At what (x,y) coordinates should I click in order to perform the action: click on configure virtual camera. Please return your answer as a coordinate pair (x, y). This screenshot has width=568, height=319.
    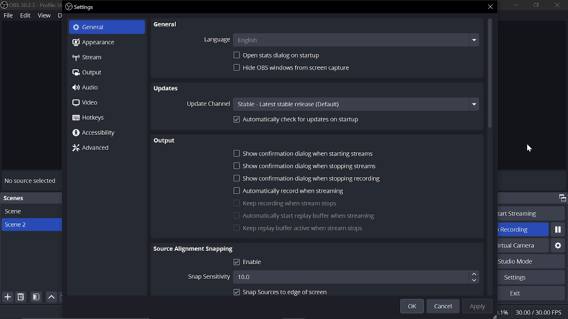
    Looking at the image, I should click on (557, 245).